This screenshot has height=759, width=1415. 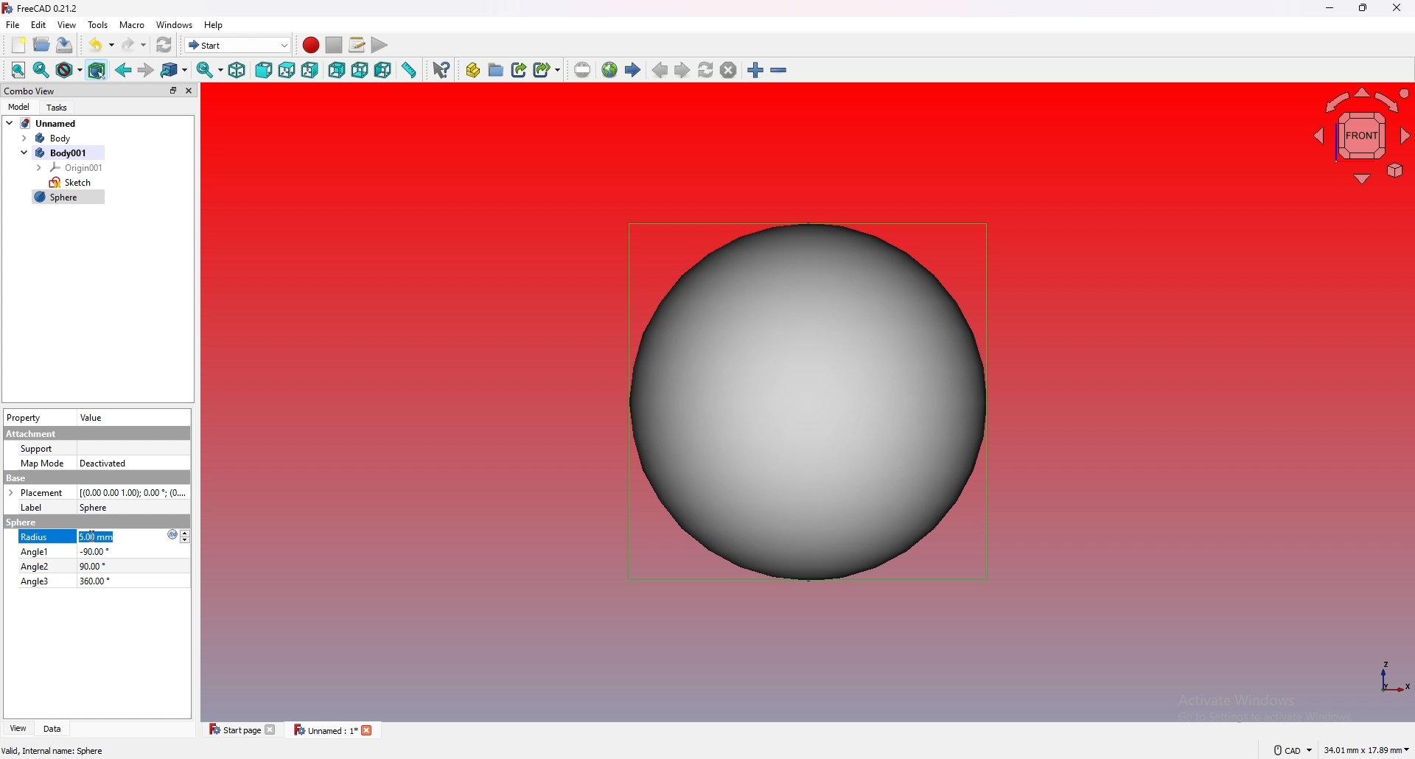 What do you see at coordinates (175, 25) in the screenshot?
I see `windows` at bounding box center [175, 25].